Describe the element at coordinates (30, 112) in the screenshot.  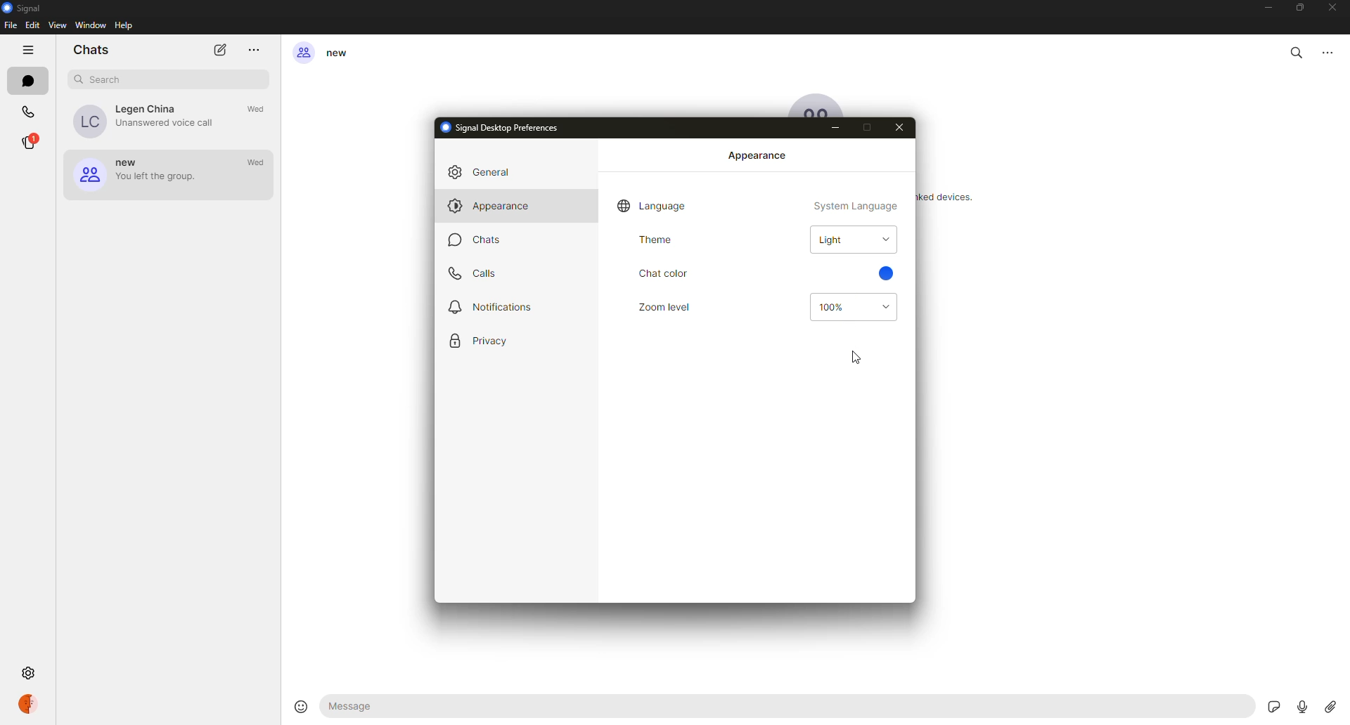
I see `calls` at that location.